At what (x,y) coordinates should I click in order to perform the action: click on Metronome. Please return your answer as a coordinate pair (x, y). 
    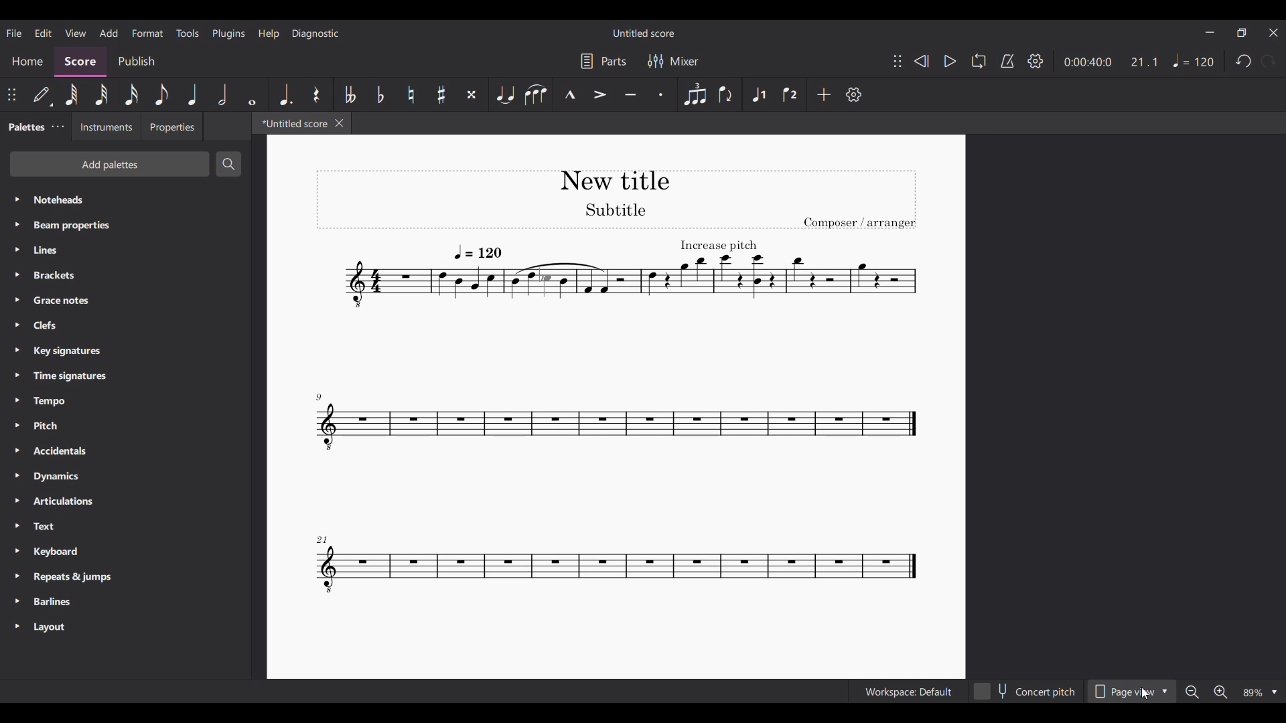
    Looking at the image, I should click on (1007, 61).